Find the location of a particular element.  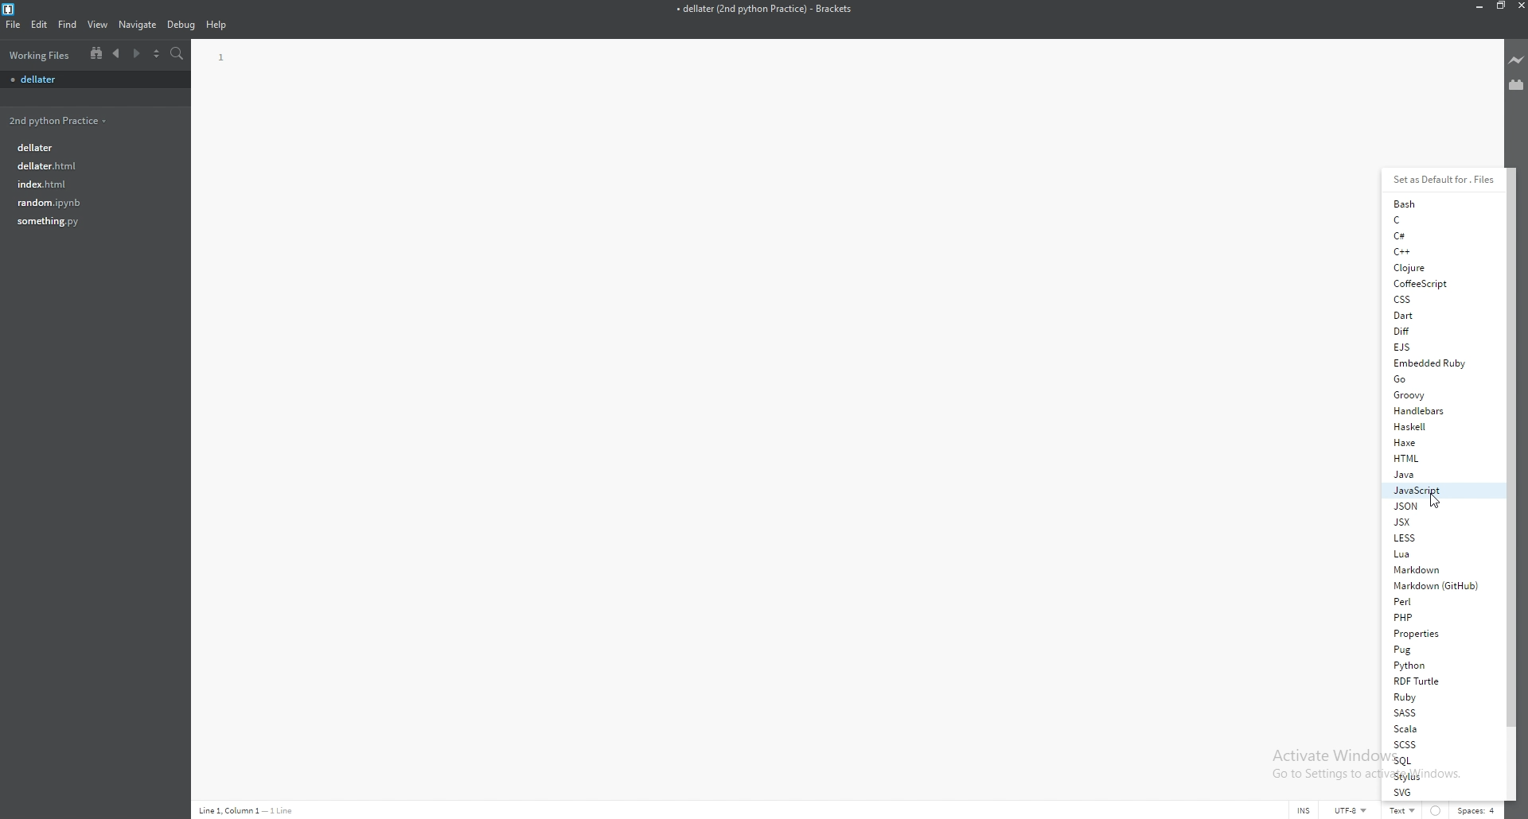

c++ is located at coordinates (1436, 250).